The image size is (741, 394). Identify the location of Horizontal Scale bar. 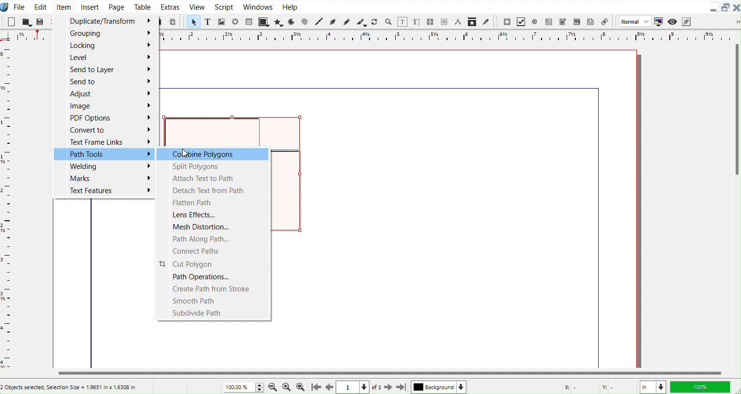
(7, 207).